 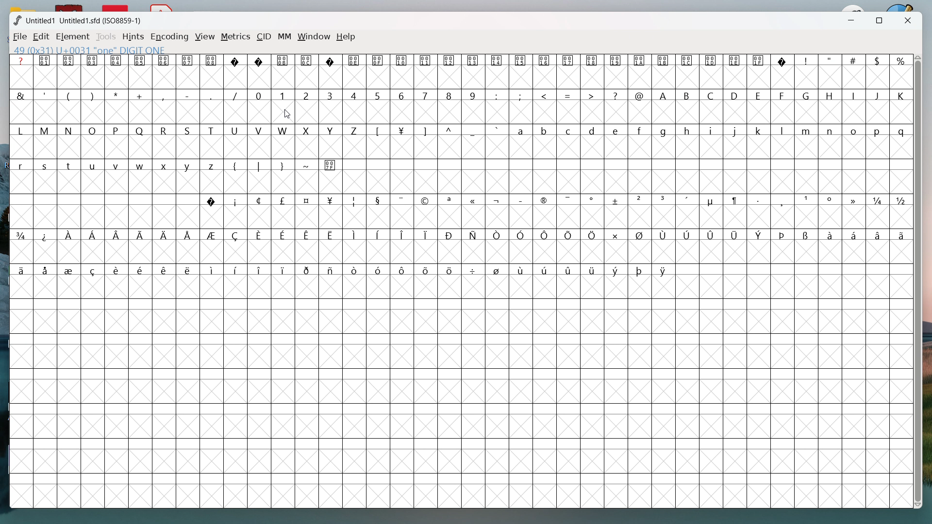 What do you see at coordinates (569, 130) in the screenshot?
I see `c` at bounding box center [569, 130].